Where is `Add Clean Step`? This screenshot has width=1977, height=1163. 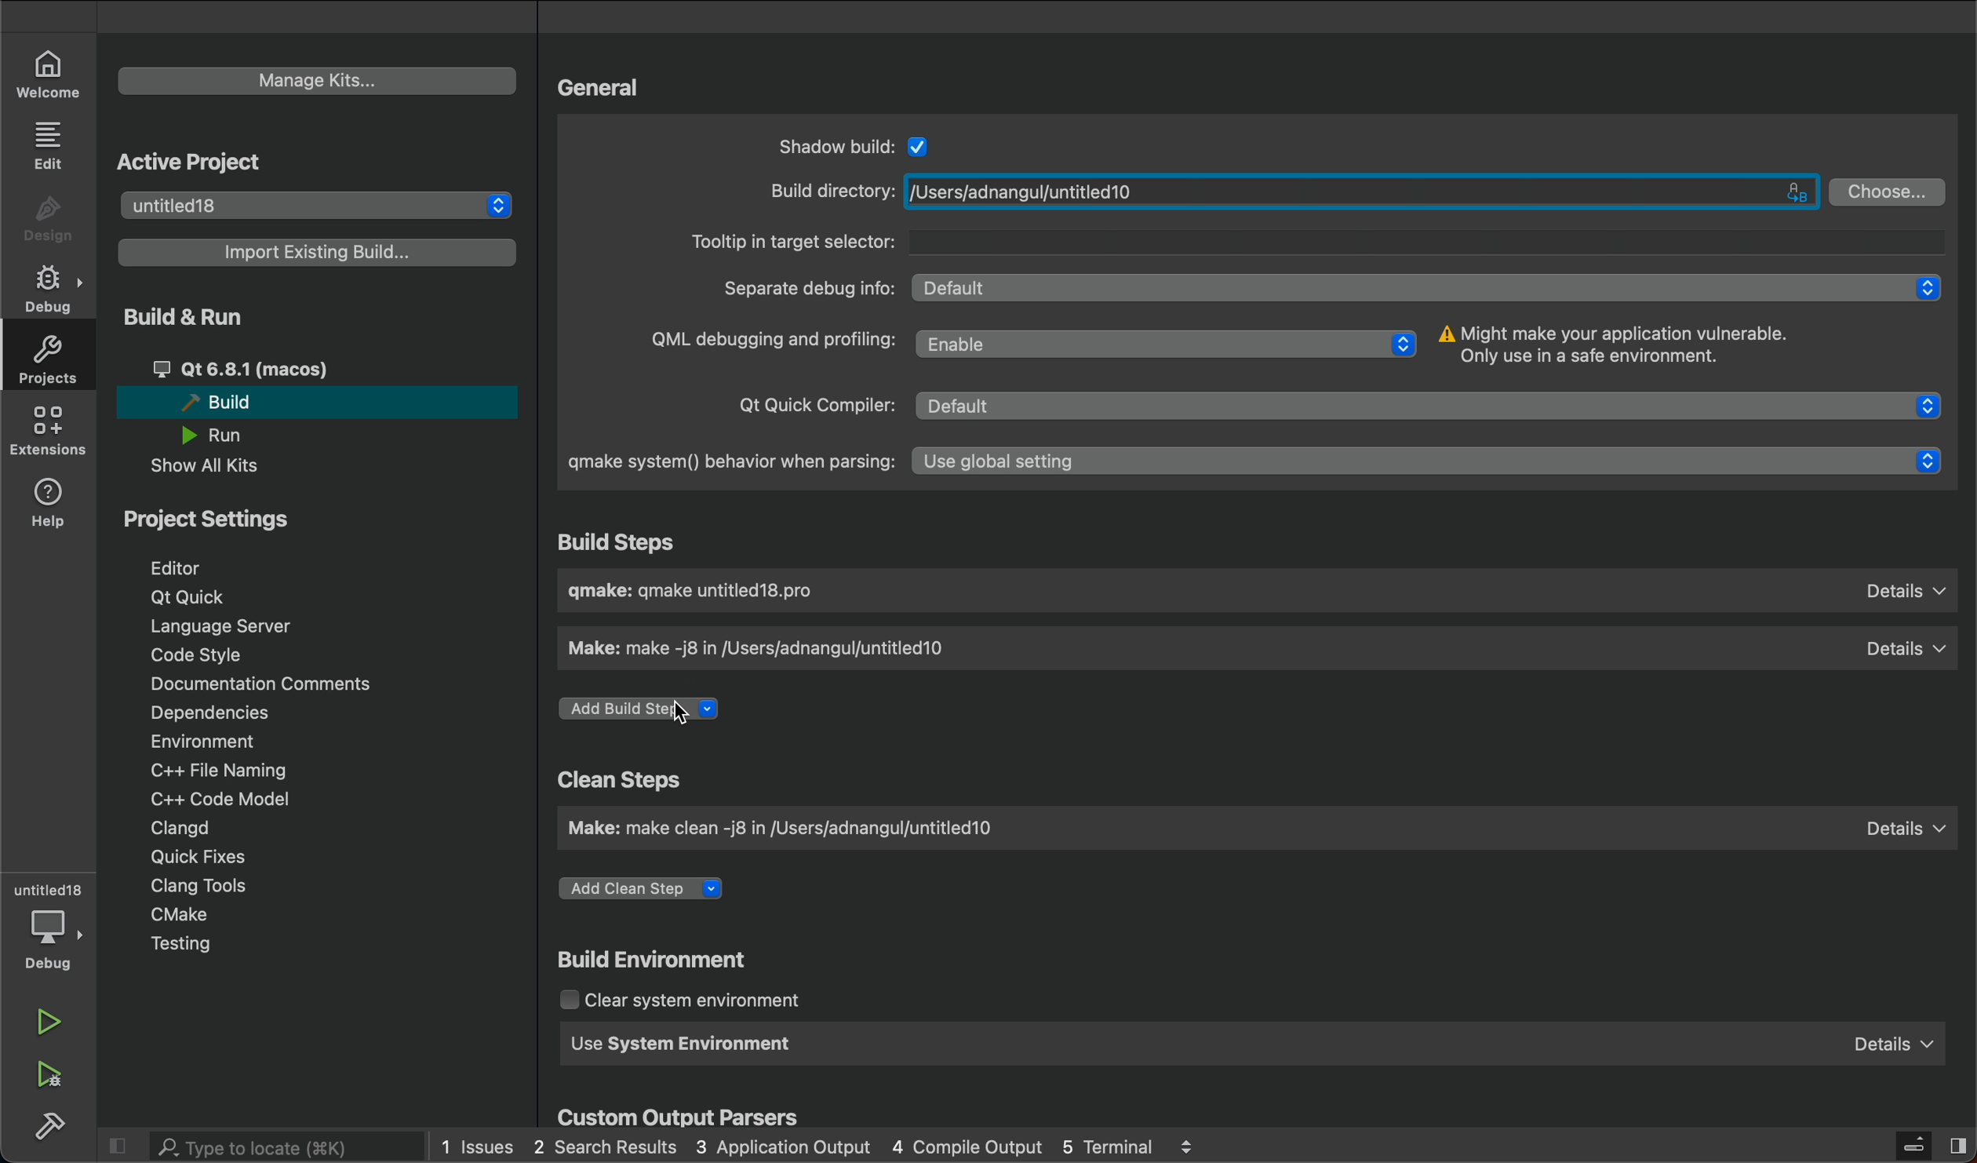
Add Clean Step is located at coordinates (645, 889).